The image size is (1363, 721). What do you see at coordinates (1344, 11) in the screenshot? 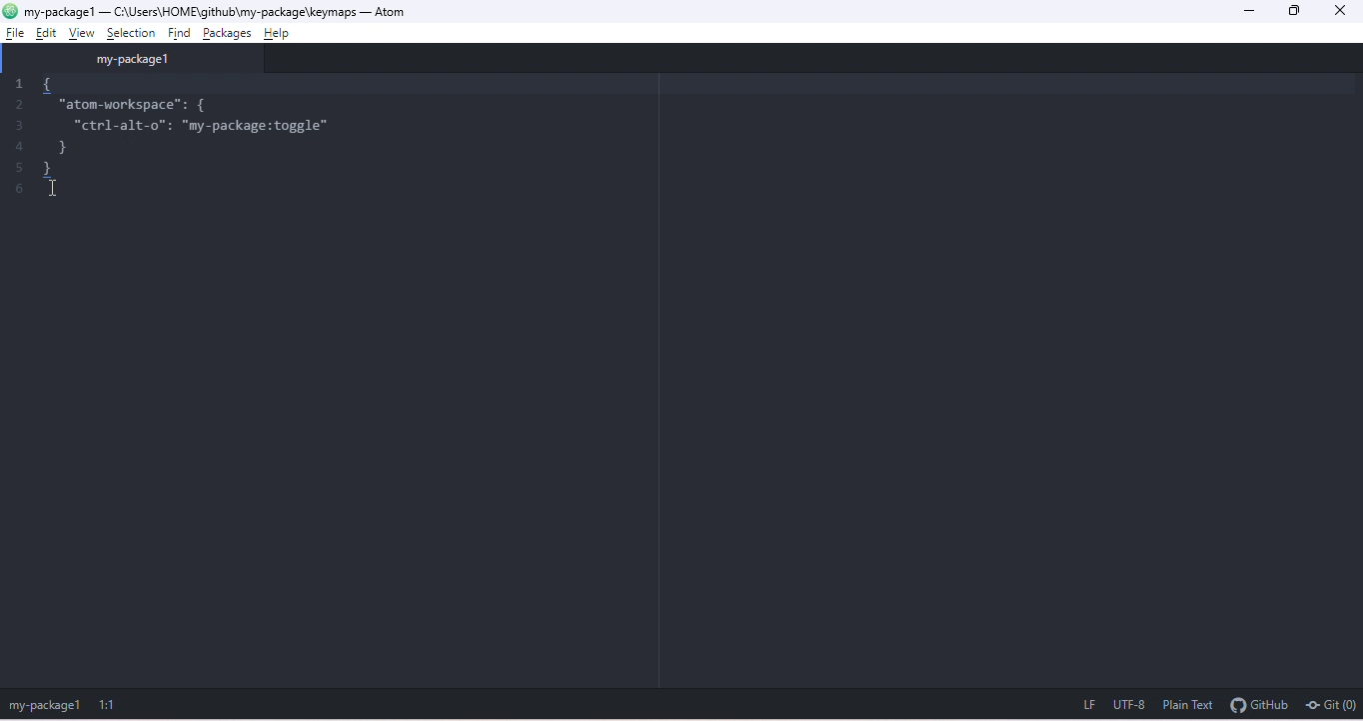
I see `close` at bounding box center [1344, 11].